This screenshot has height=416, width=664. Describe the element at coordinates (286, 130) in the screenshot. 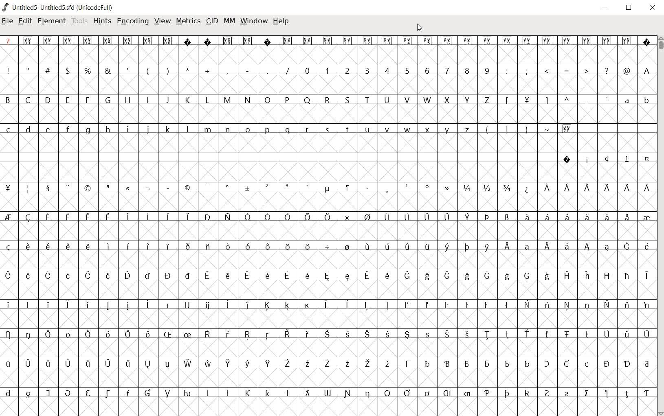

I see `q` at that location.